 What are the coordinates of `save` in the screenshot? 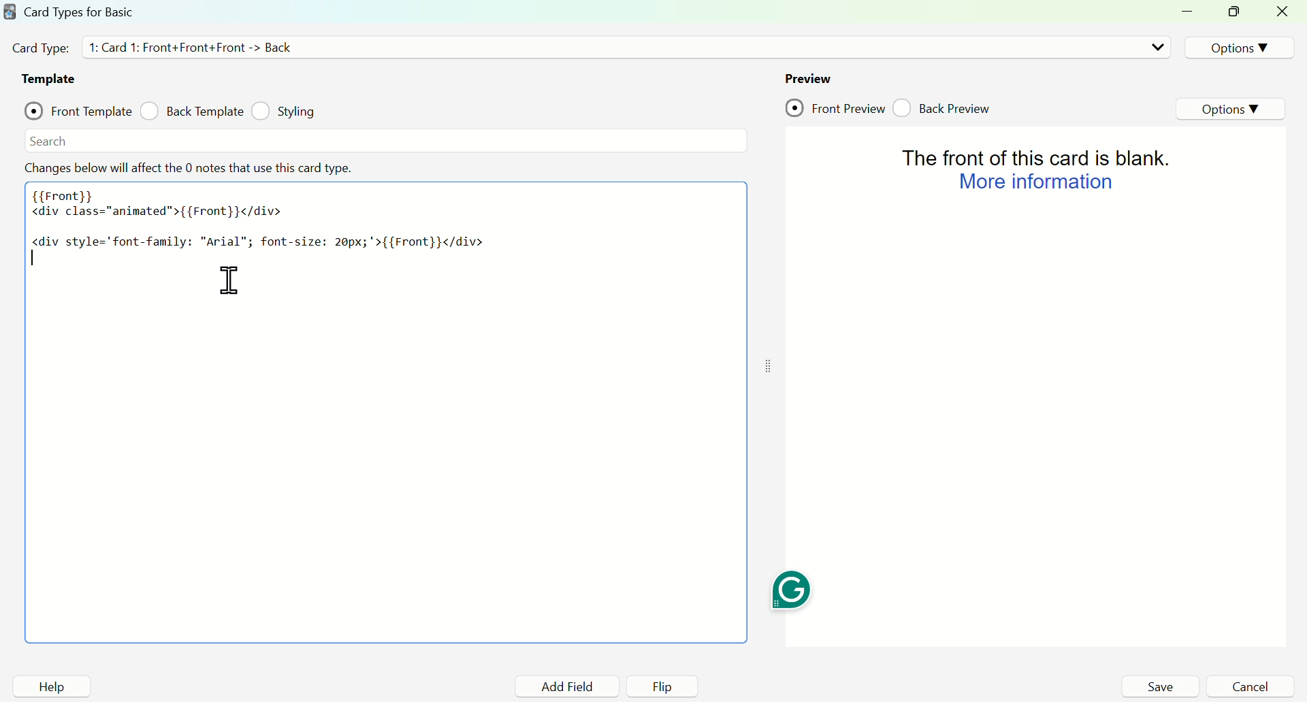 It's located at (1159, 686).